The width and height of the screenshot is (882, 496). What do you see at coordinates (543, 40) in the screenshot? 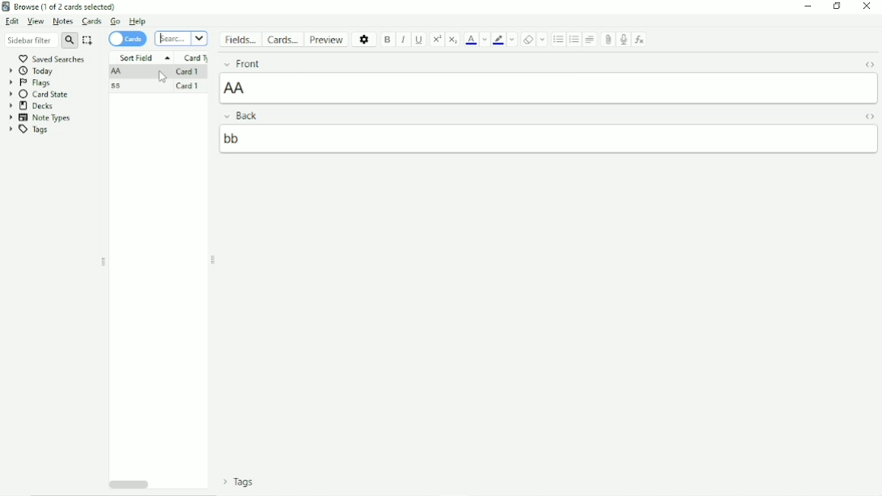
I see `Select formatting to remove` at bounding box center [543, 40].